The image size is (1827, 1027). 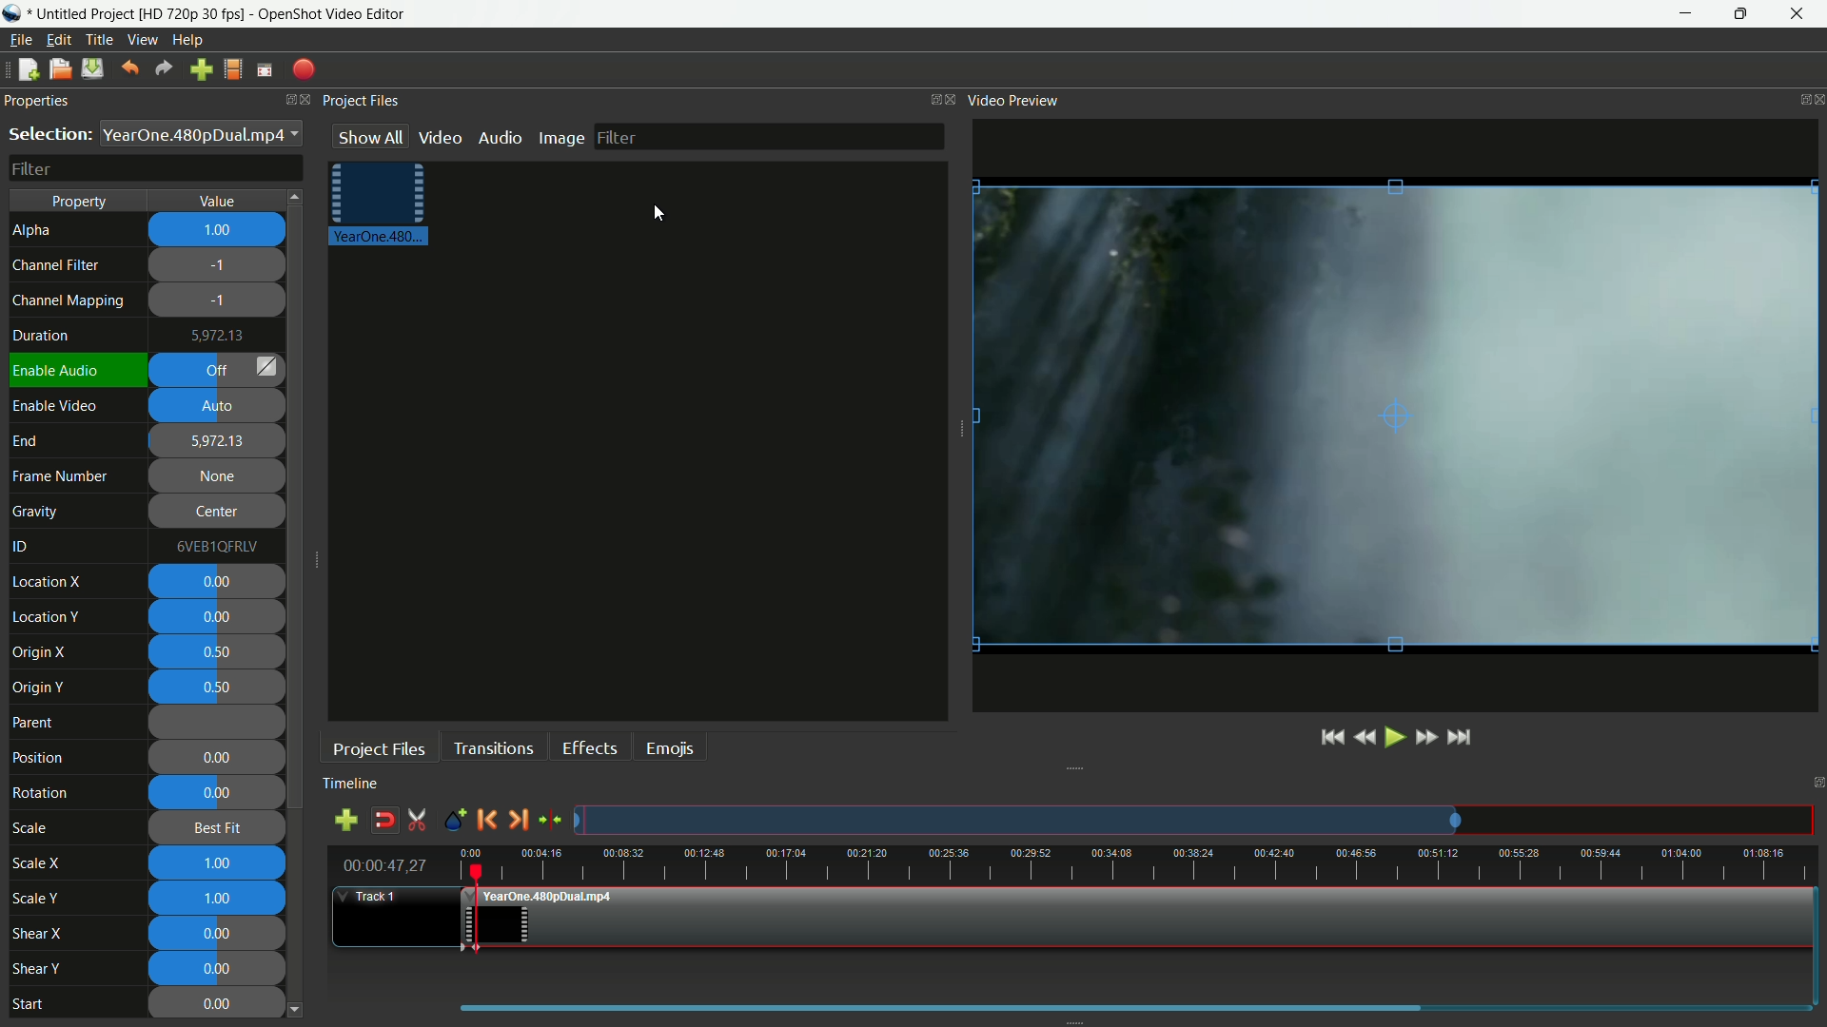 What do you see at coordinates (49, 583) in the screenshot?
I see `location x` at bounding box center [49, 583].